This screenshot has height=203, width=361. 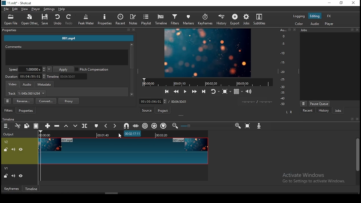 I want to click on player, so click(x=331, y=24).